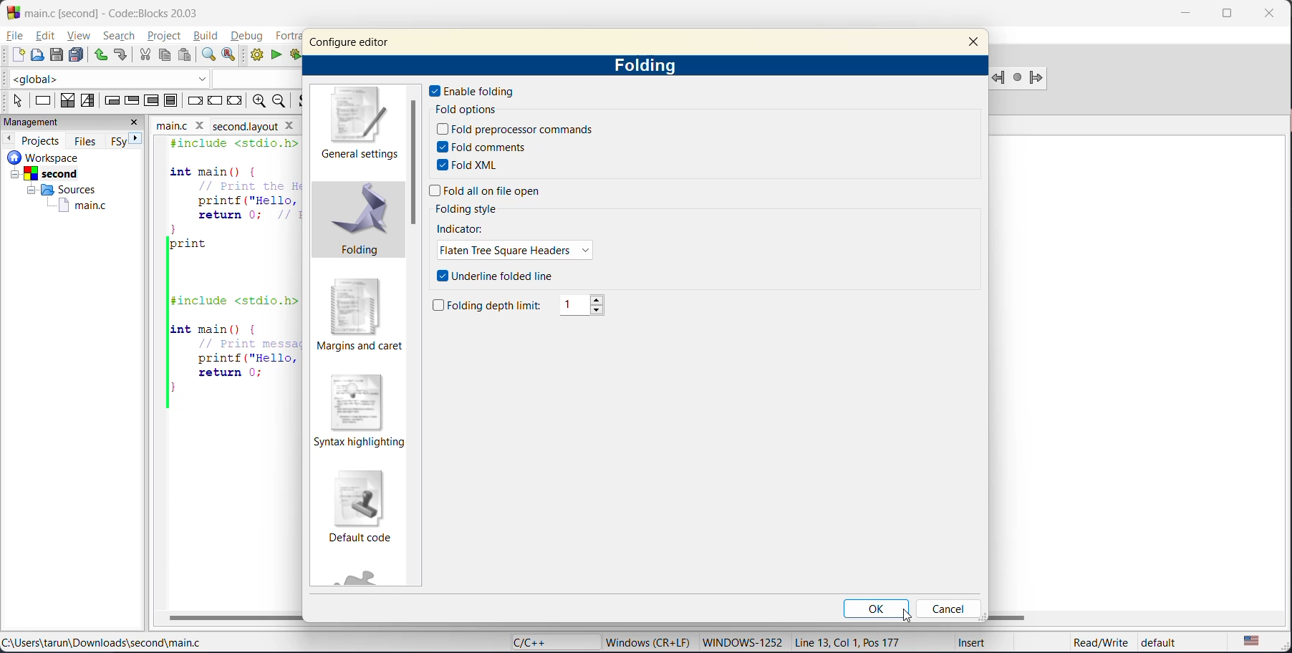  What do you see at coordinates (111, 100) in the screenshot?
I see `entry condition loop` at bounding box center [111, 100].